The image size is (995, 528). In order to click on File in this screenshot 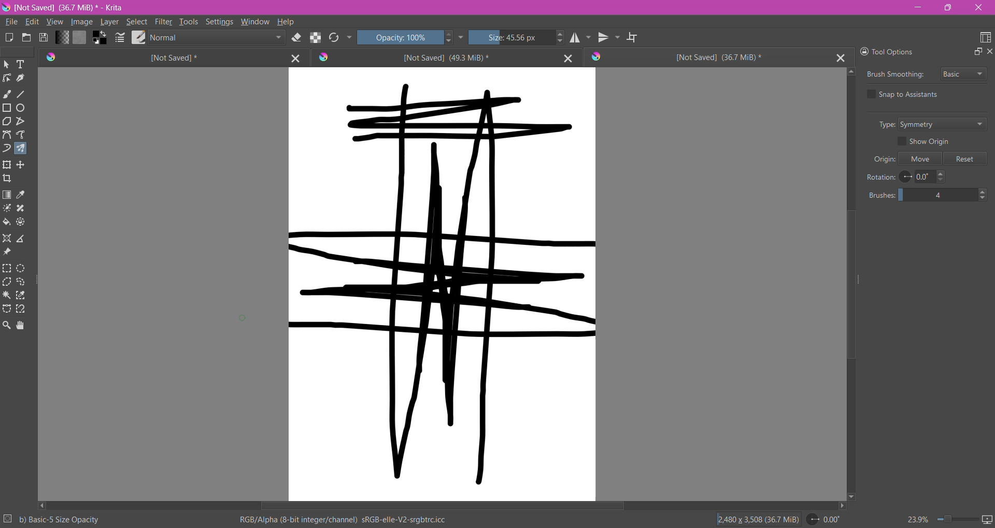, I will do `click(10, 22)`.